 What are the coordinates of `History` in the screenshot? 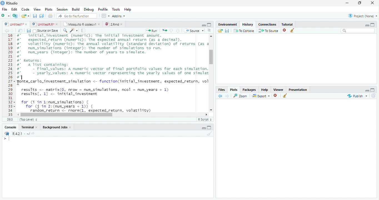 It's located at (247, 24).